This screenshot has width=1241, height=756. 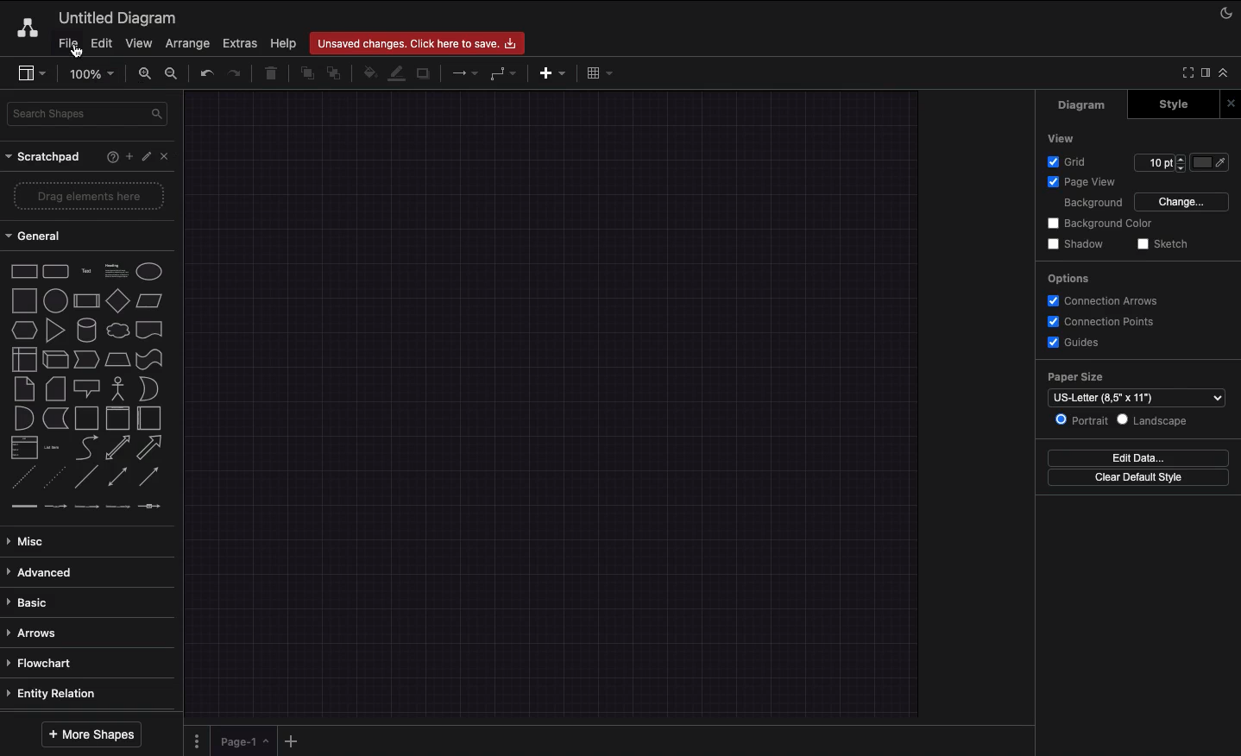 What do you see at coordinates (23, 331) in the screenshot?
I see `Hexagon` at bounding box center [23, 331].